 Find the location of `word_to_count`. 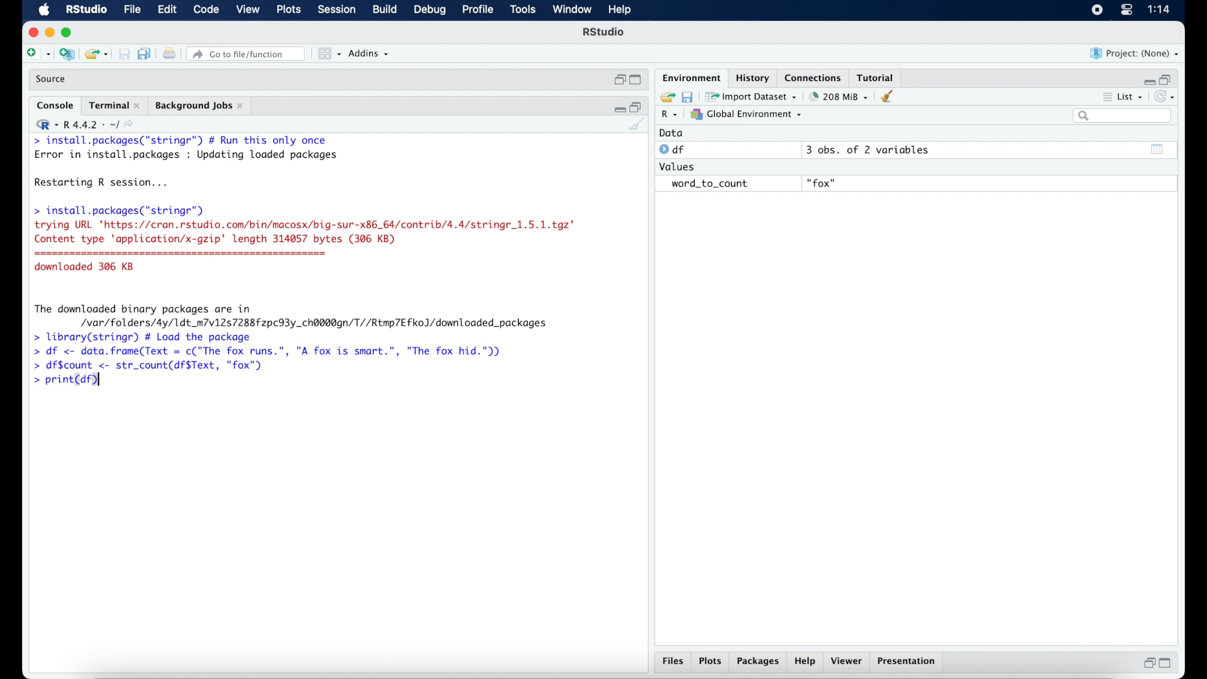

word_to_count is located at coordinates (708, 184).